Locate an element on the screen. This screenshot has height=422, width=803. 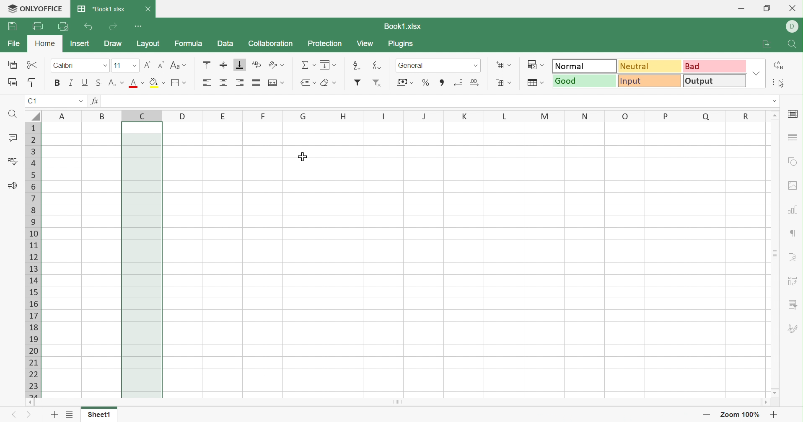
Insert filter is located at coordinates (357, 82).